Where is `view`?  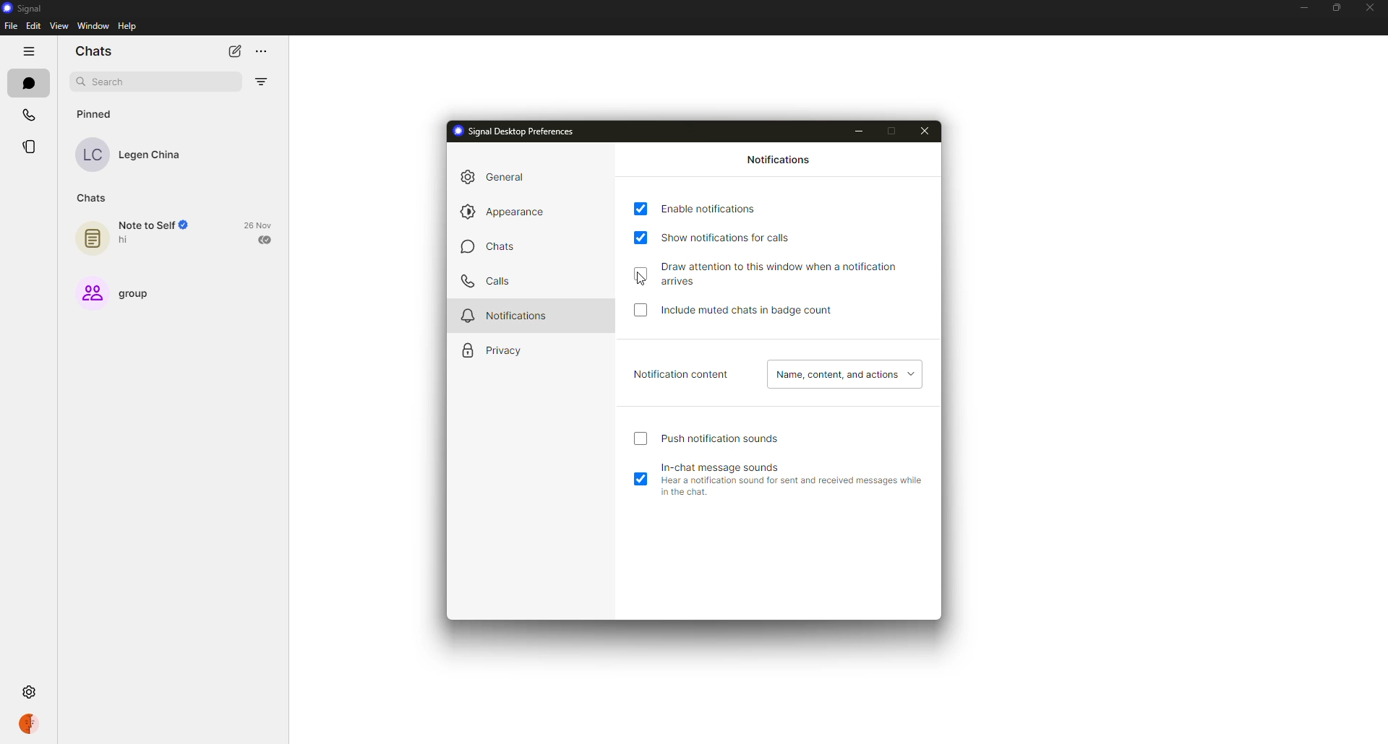
view is located at coordinates (59, 26).